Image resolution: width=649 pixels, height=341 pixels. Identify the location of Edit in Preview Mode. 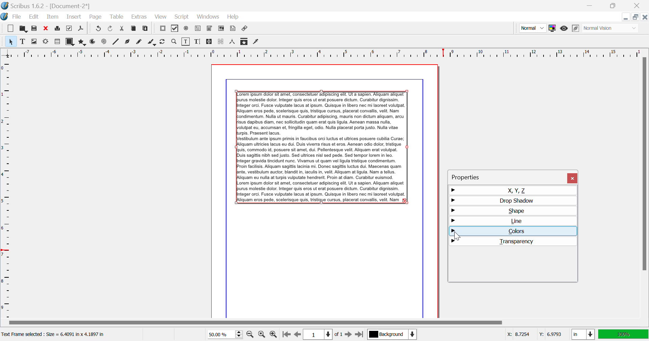
(576, 28).